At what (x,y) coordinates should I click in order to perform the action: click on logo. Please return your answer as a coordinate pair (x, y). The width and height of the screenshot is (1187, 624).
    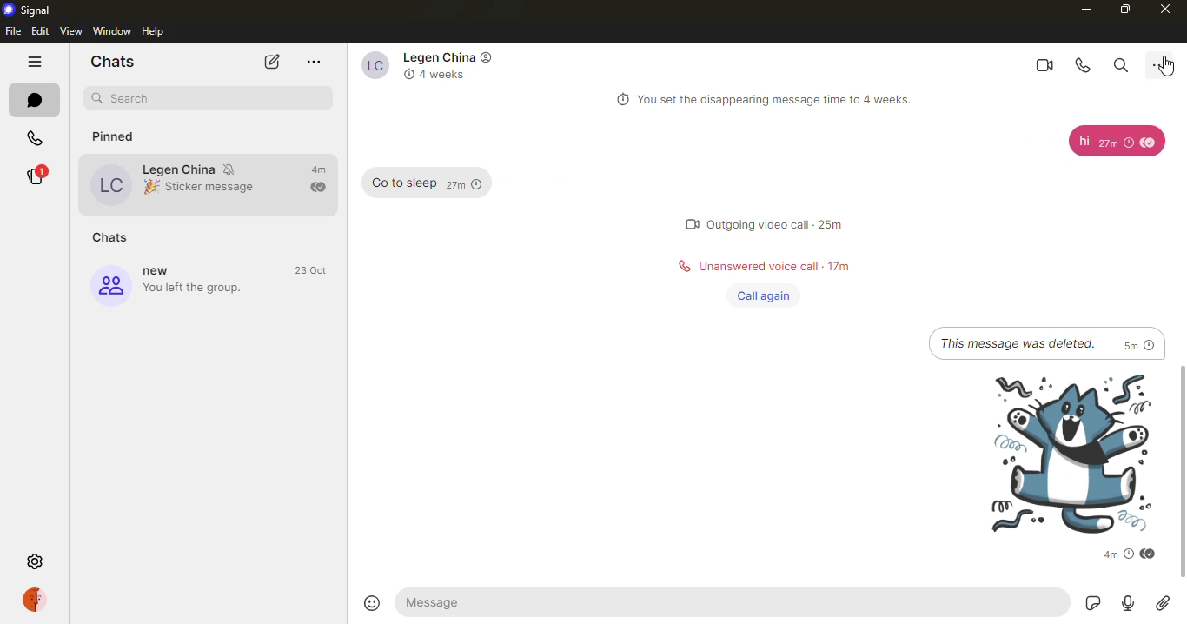
    Looking at the image, I should click on (487, 56).